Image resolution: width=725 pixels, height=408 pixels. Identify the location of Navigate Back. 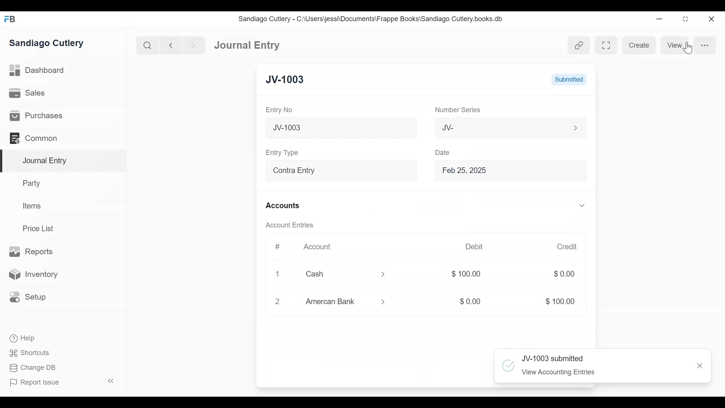
(171, 45).